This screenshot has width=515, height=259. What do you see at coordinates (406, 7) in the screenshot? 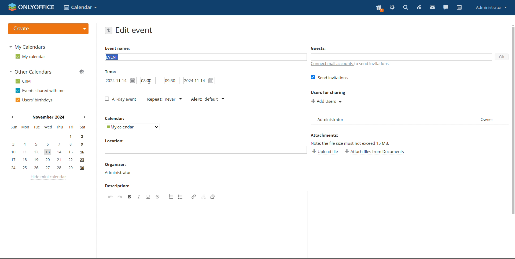
I see `search` at bounding box center [406, 7].